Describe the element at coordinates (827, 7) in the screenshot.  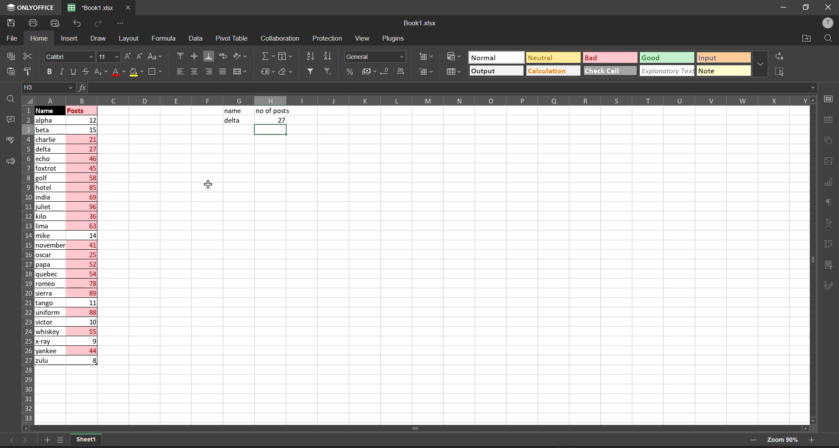
I see `close` at that location.